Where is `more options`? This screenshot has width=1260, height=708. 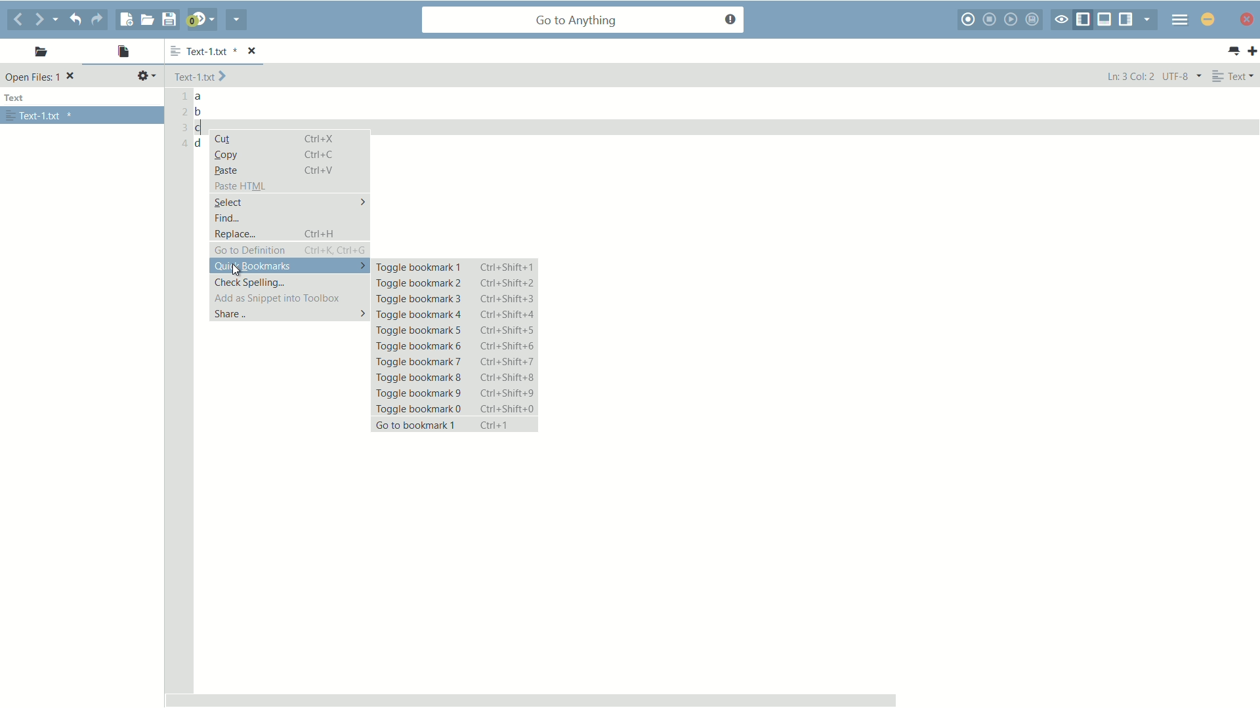 more options is located at coordinates (172, 52).